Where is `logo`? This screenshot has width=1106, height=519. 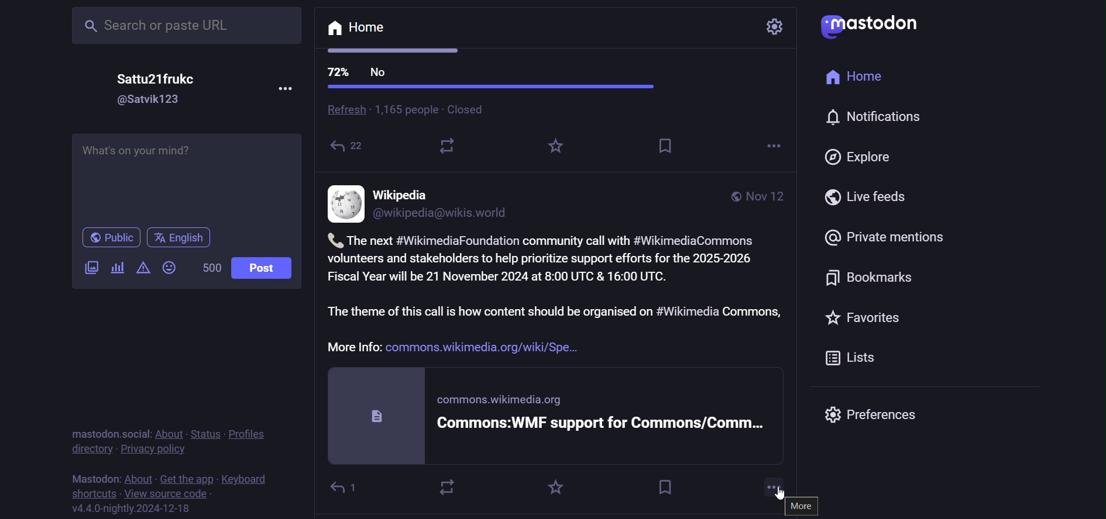
logo is located at coordinates (877, 23).